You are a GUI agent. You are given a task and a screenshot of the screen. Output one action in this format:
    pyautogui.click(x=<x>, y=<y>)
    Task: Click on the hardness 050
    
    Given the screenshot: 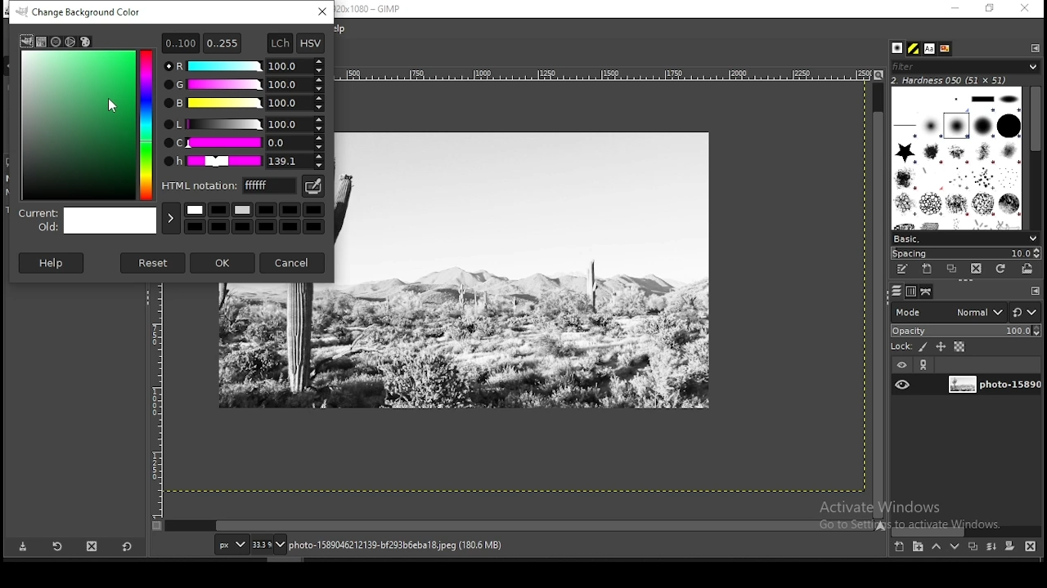 What is the action you would take?
    pyautogui.click(x=969, y=80)
    